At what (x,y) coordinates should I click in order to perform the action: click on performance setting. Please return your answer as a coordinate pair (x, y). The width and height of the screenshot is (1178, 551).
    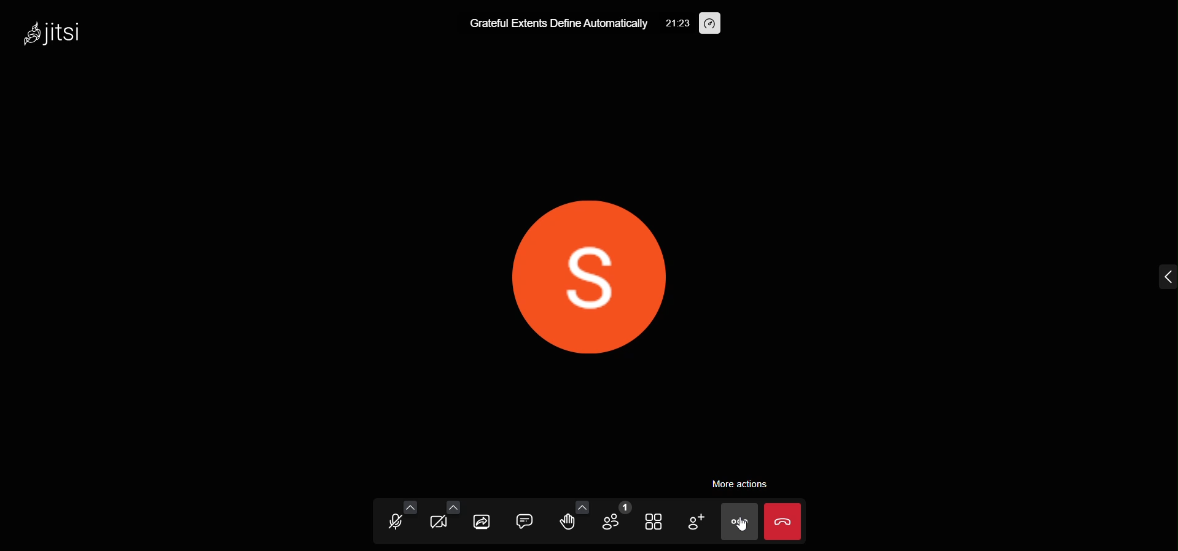
    Looking at the image, I should click on (712, 23).